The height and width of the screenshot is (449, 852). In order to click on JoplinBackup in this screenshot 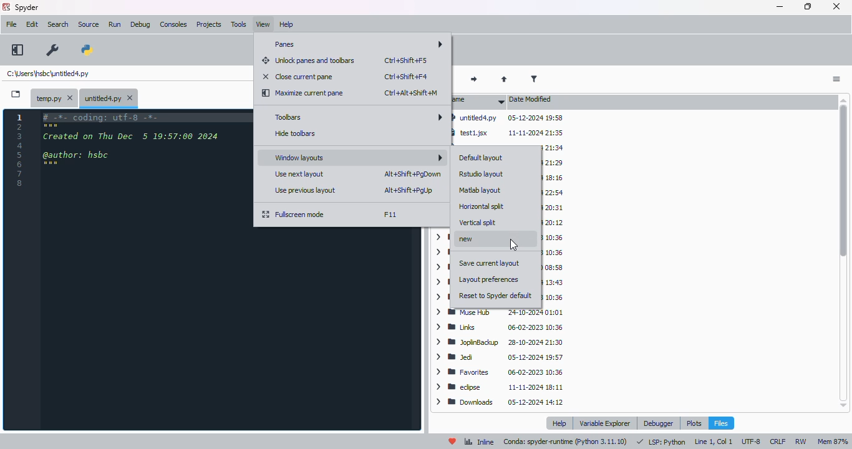, I will do `click(501, 344)`.